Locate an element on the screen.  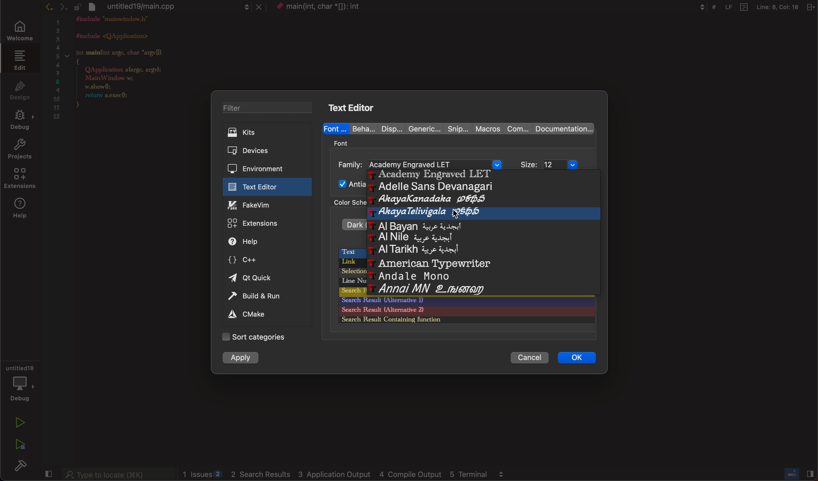
Antialias is located at coordinates (349, 184).